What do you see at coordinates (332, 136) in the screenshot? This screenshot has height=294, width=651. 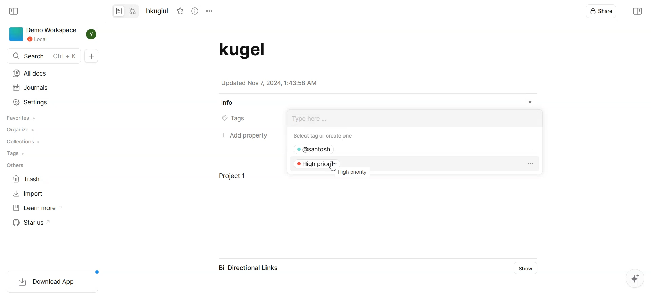 I see `Select tag or create one` at bounding box center [332, 136].